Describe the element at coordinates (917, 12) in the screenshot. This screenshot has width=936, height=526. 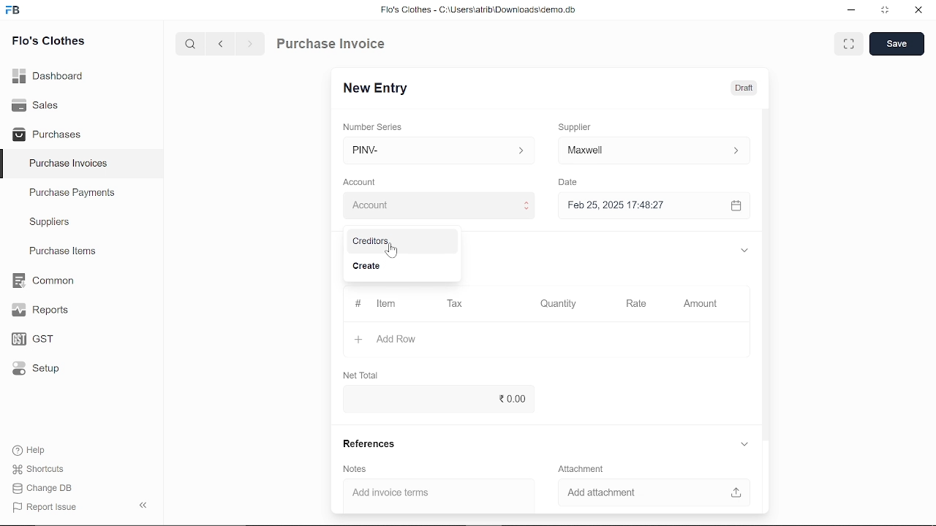
I see `close` at that location.